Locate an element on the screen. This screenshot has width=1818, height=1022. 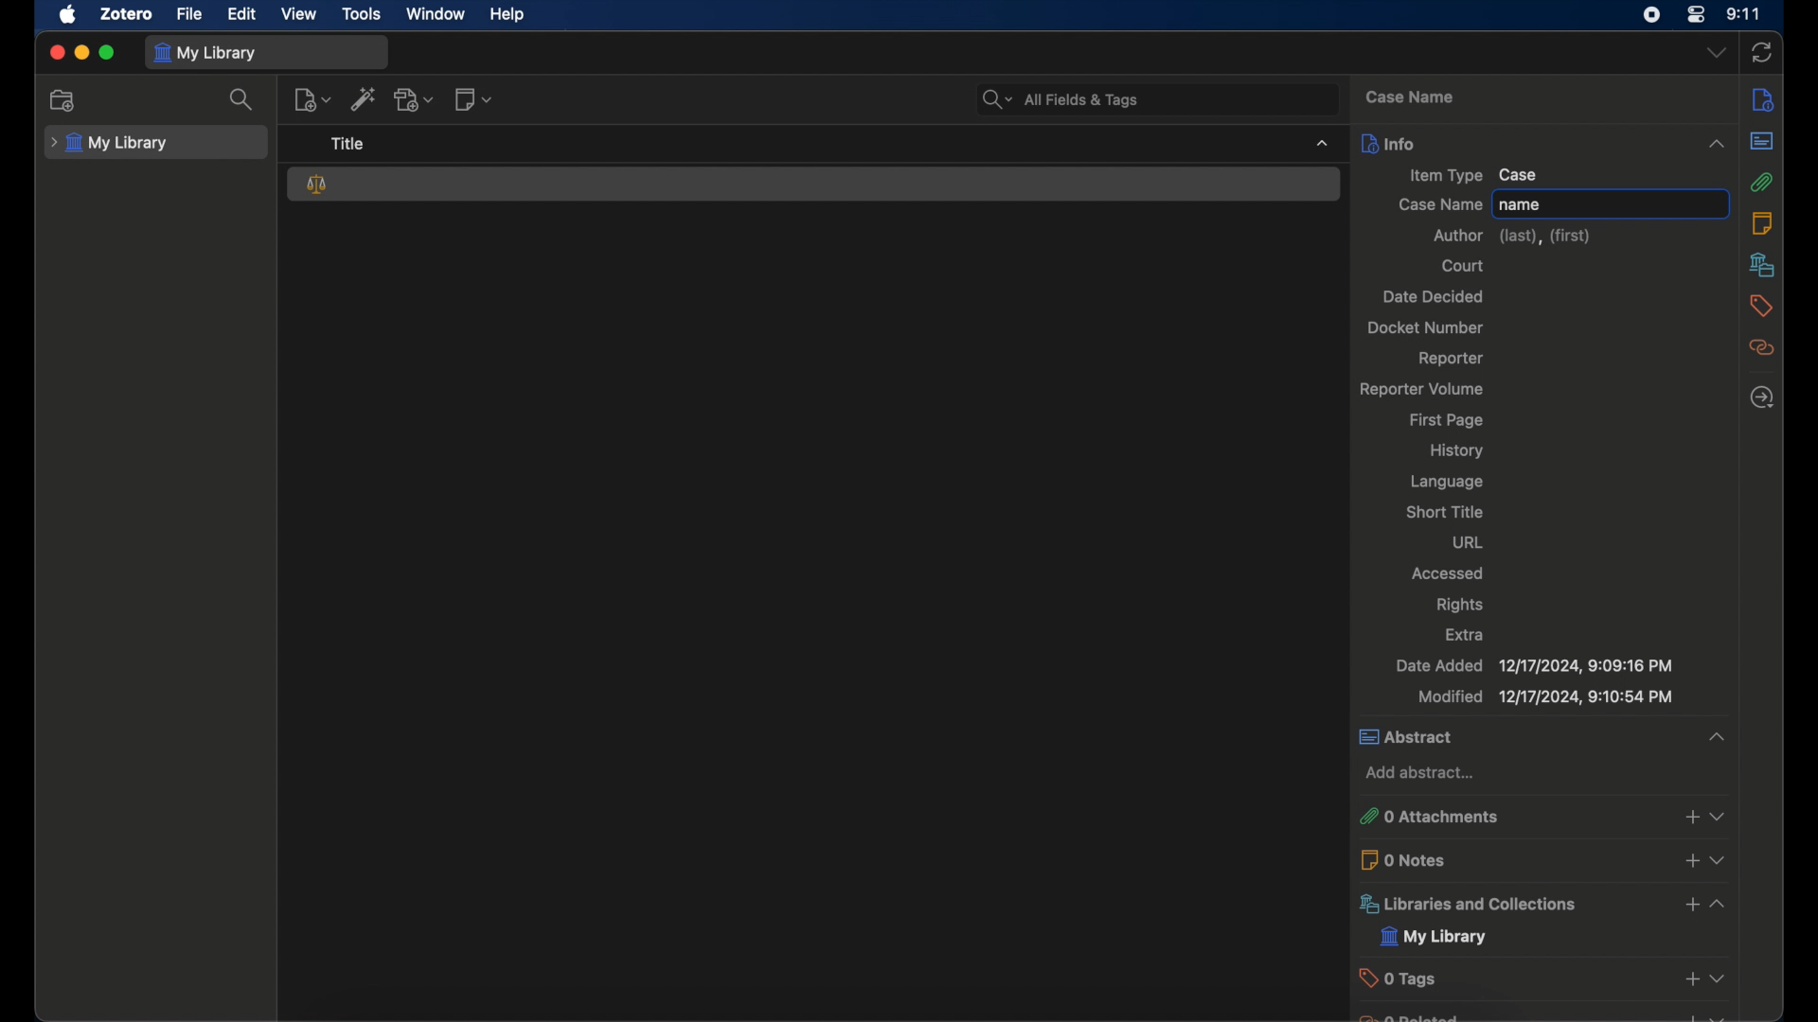
short title is located at coordinates (1445, 511).